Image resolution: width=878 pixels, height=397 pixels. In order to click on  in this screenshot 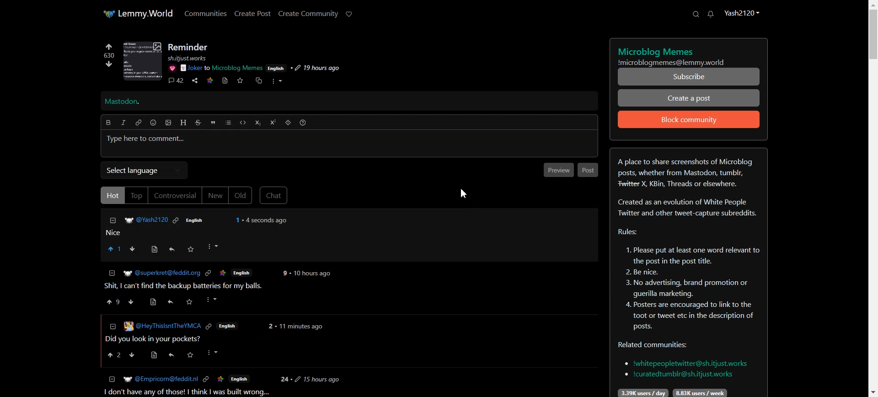, I will do `click(317, 380)`.